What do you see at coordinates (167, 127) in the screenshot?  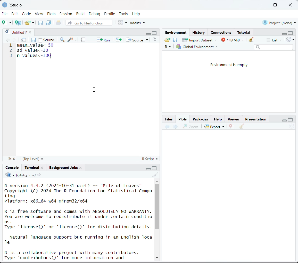 I see `previous plot` at bounding box center [167, 127].